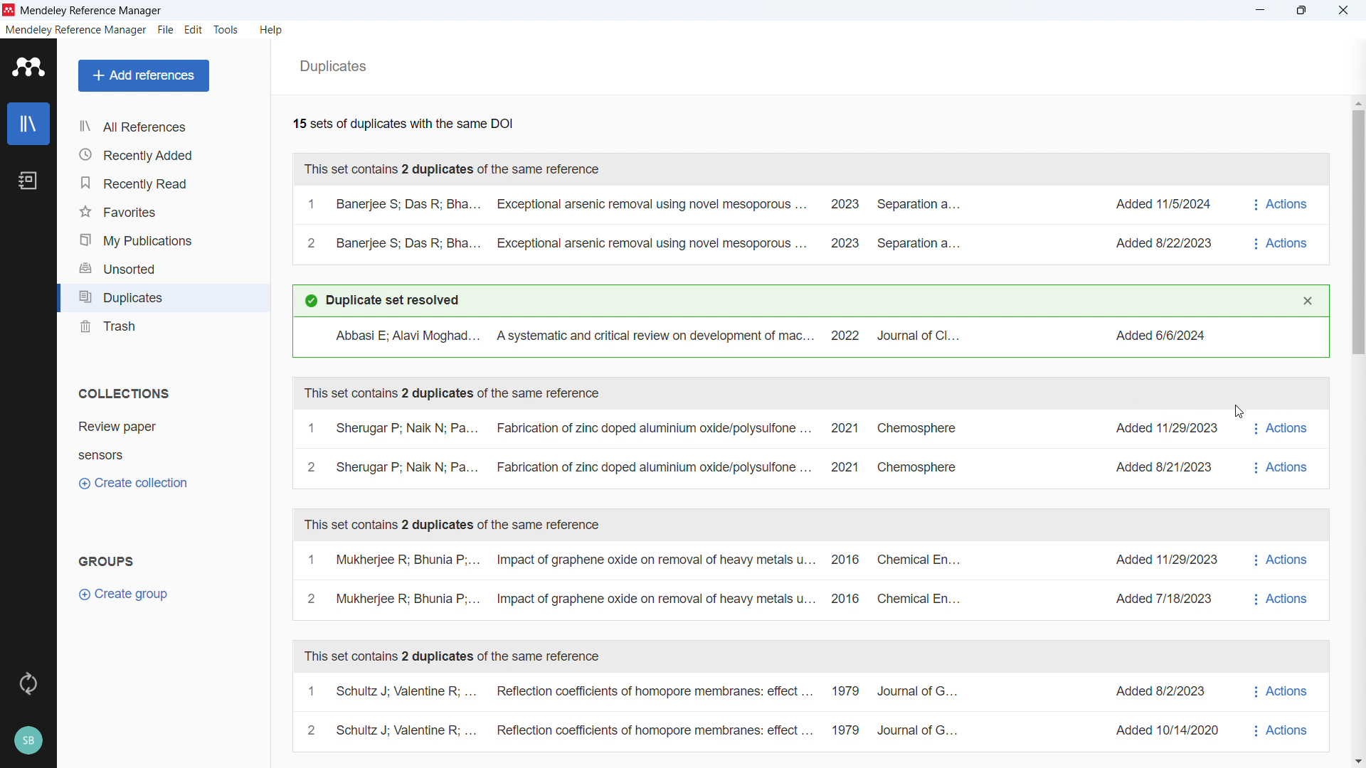 Image resolution: width=1366 pixels, height=768 pixels. What do you see at coordinates (162, 238) in the screenshot?
I see `My publications ` at bounding box center [162, 238].